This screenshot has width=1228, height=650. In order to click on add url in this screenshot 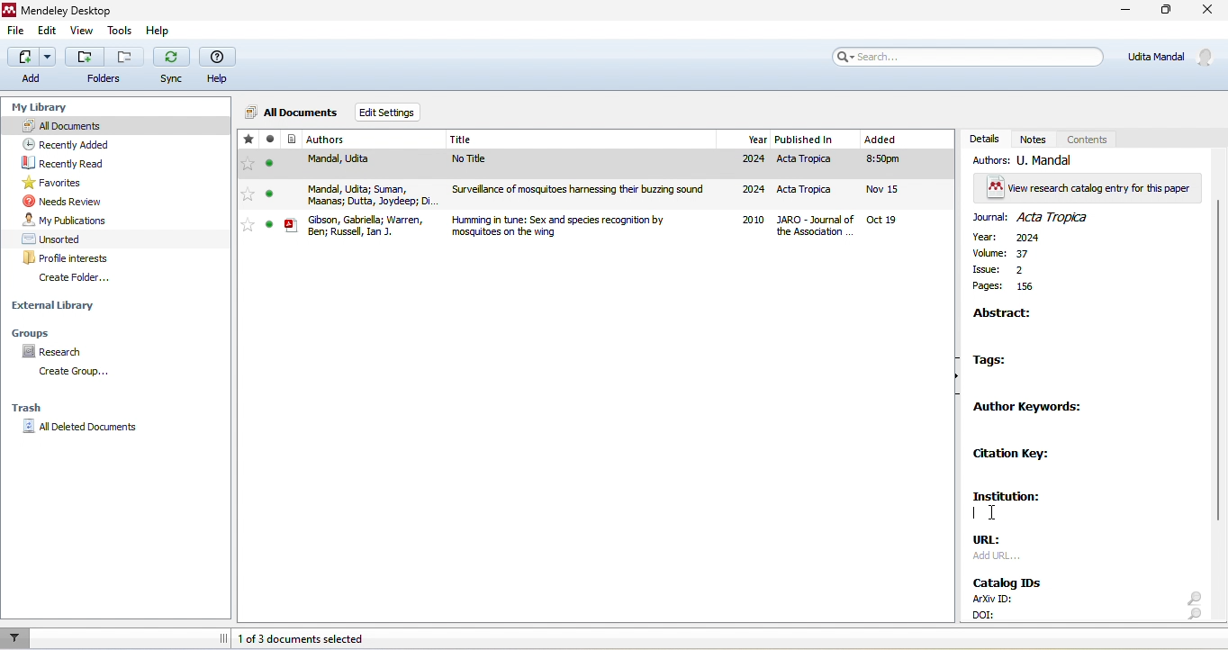, I will do `click(999, 560)`.